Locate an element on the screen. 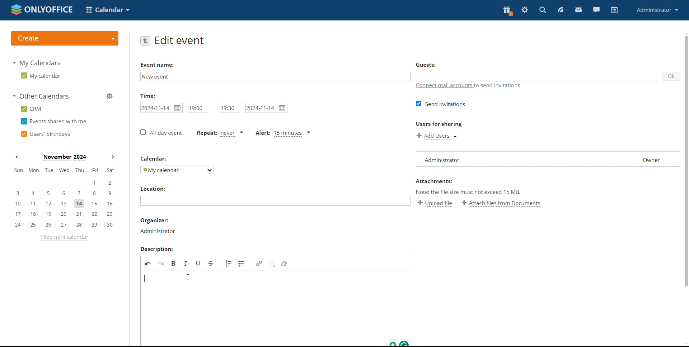 The height and width of the screenshot is (347, 689). start time is located at coordinates (198, 108).